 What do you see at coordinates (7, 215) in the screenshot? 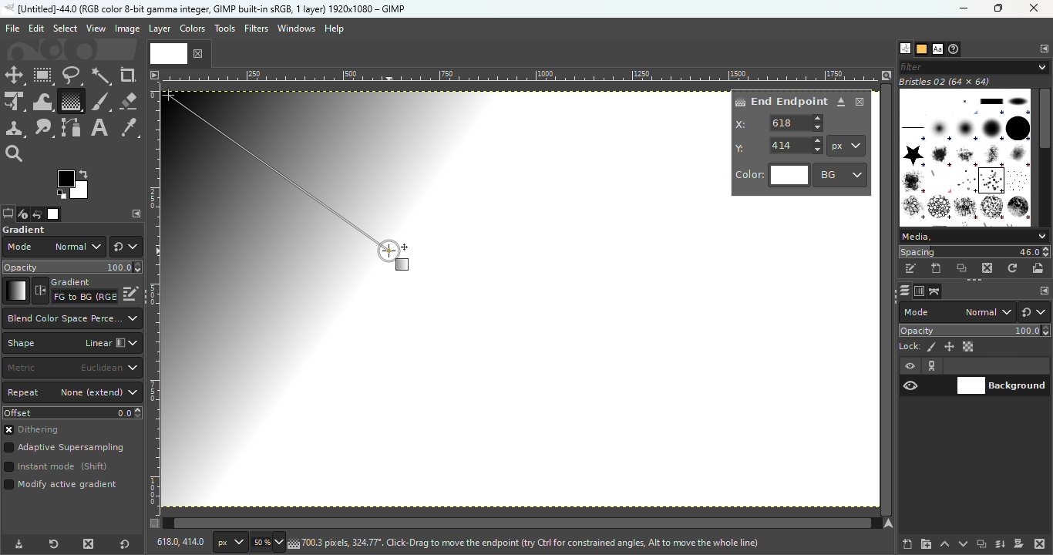
I see `Open the tools option dialog` at bounding box center [7, 215].